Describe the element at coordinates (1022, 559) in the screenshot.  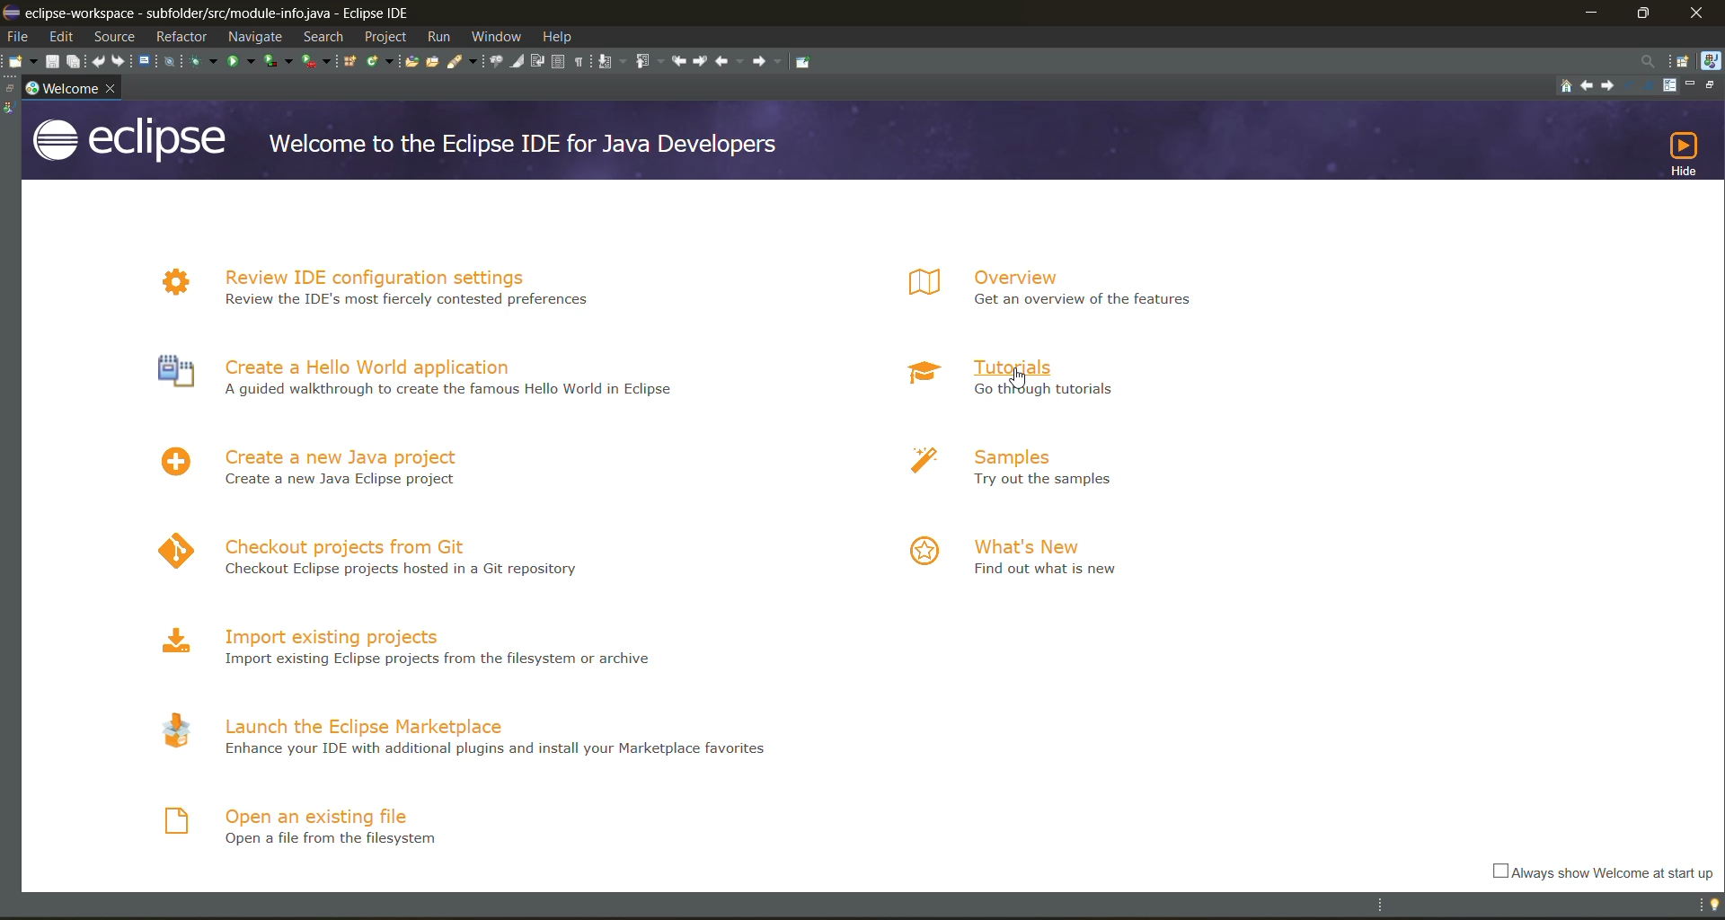
I see `what's  new` at that location.